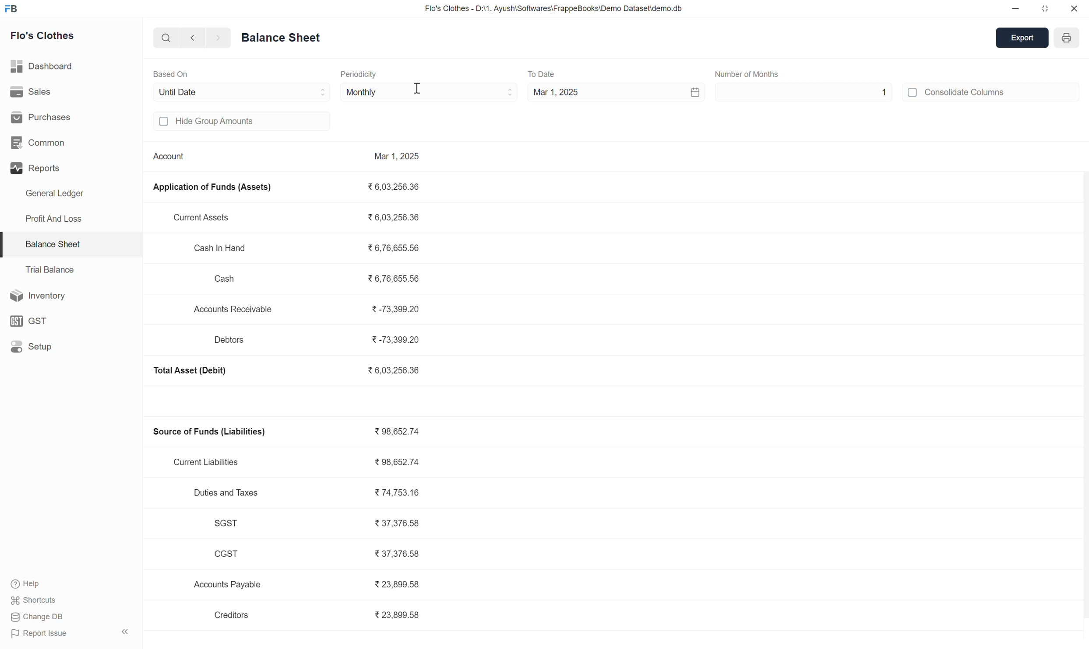 The width and height of the screenshot is (1089, 649). What do you see at coordinates (60, 194) in the screenshot?
I see `General Ledger` at bounding box center [60, 194].